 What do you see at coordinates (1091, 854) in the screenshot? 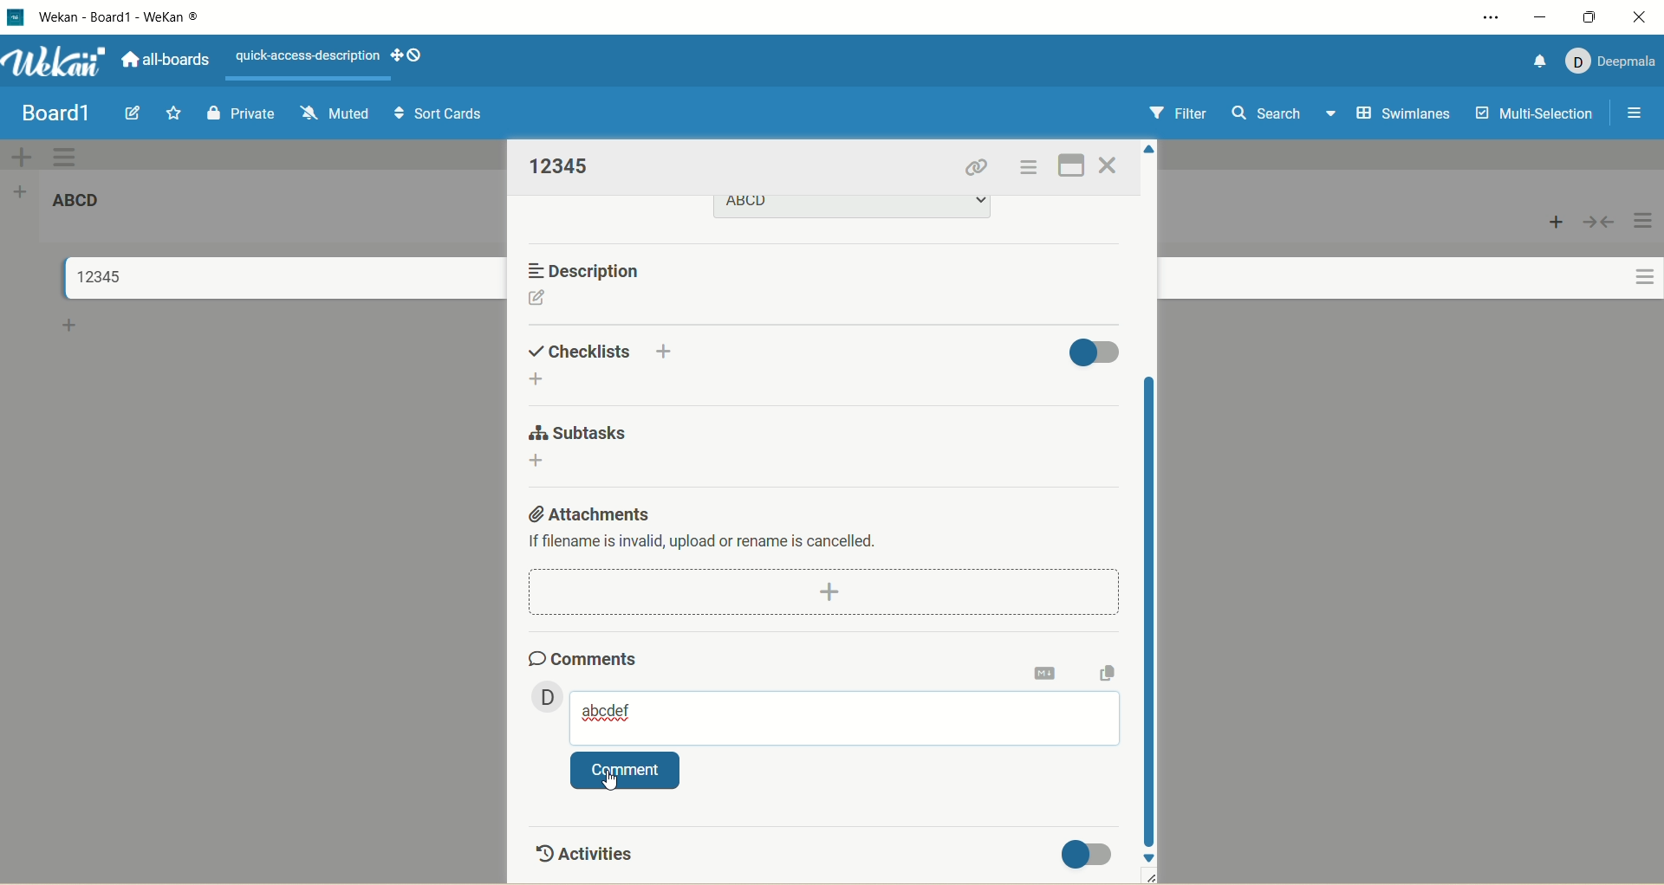
I see `toggle` at bounding box center [1091, 854].